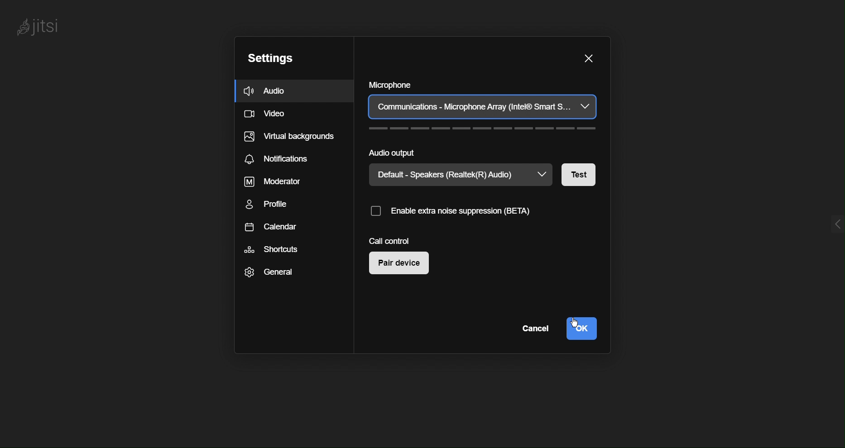  Describe the element at coordinates (267, 115) in the screenshot. I see `Video` at that location.